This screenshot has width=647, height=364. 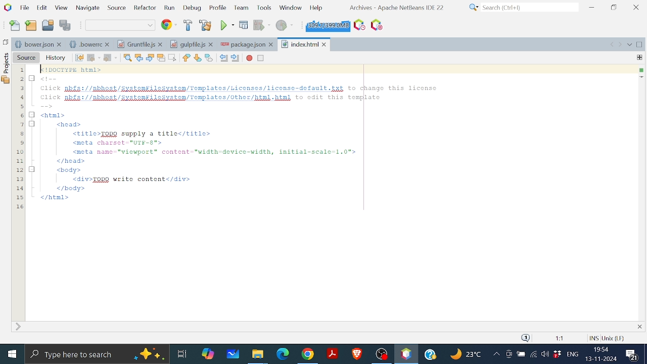 What do you see at coordinates (23, 8) in the screenshot?
I see `File` at bounding box center [23, 8].